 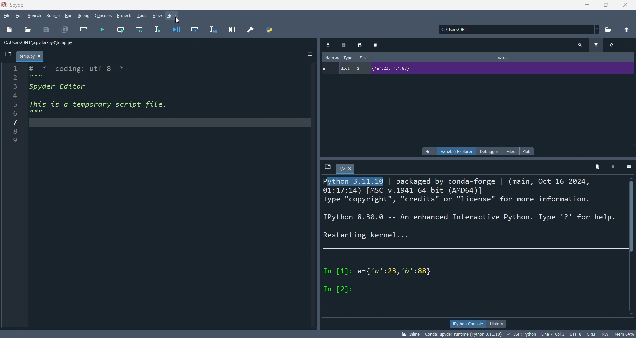 I want to click on Size, so click(x=364, y=57).